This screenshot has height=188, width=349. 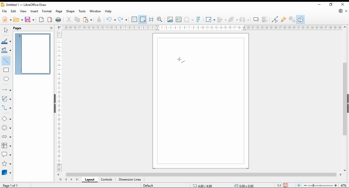 What do you see at coordinates (77, 20) in the screenshot?
I see `copy` at bounding box center [77, 20].